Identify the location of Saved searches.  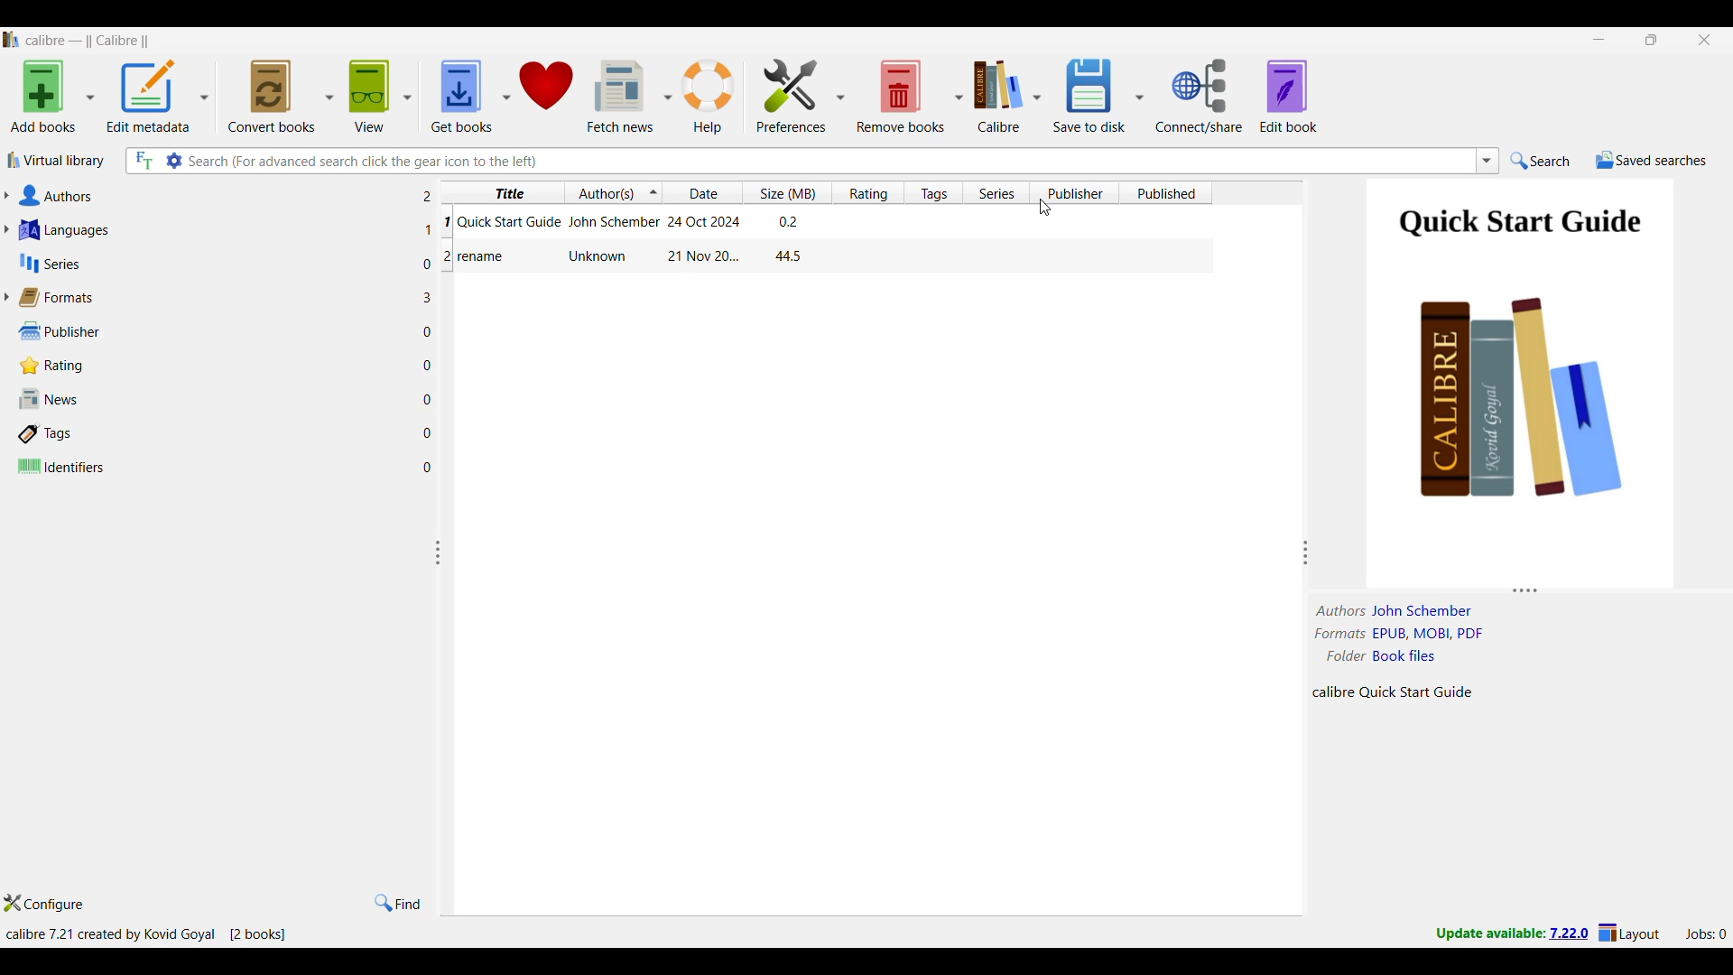
(1651, 160).